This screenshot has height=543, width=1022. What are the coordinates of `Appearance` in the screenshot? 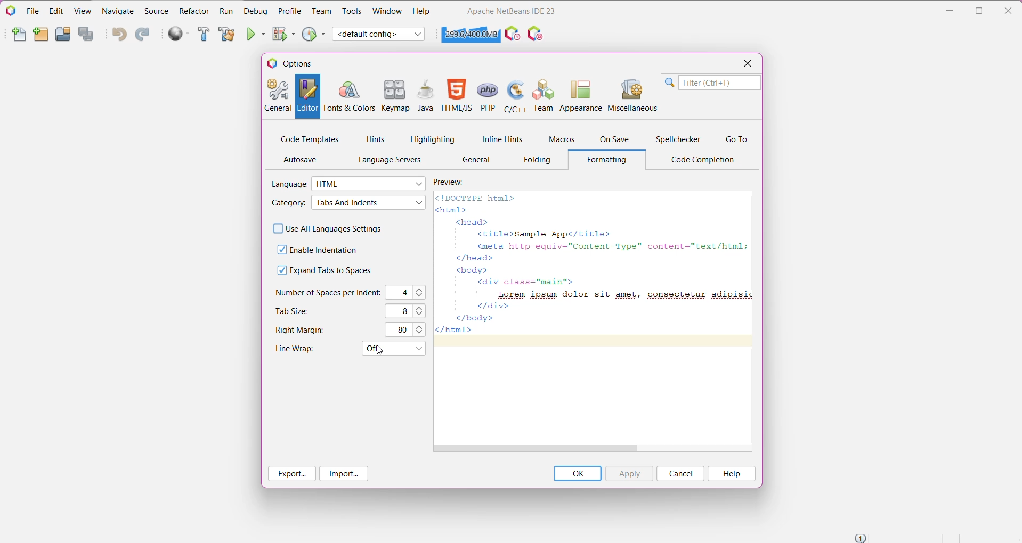 It's located at (580, 94).